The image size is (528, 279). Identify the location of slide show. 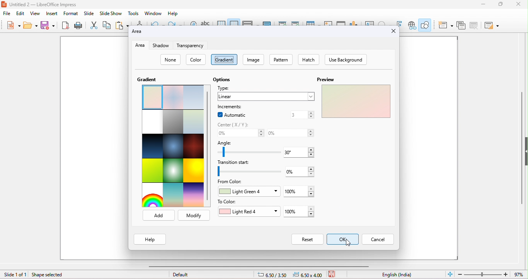
(110, 13).